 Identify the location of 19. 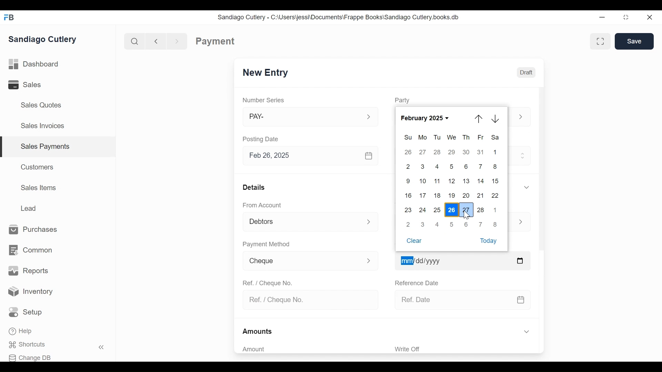
(452, 196).